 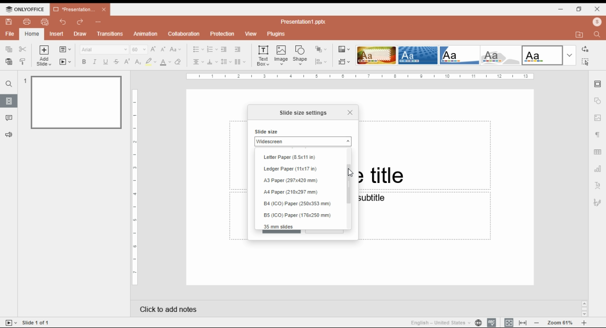 I want to click on start slide show, so click(x=11, y=323).